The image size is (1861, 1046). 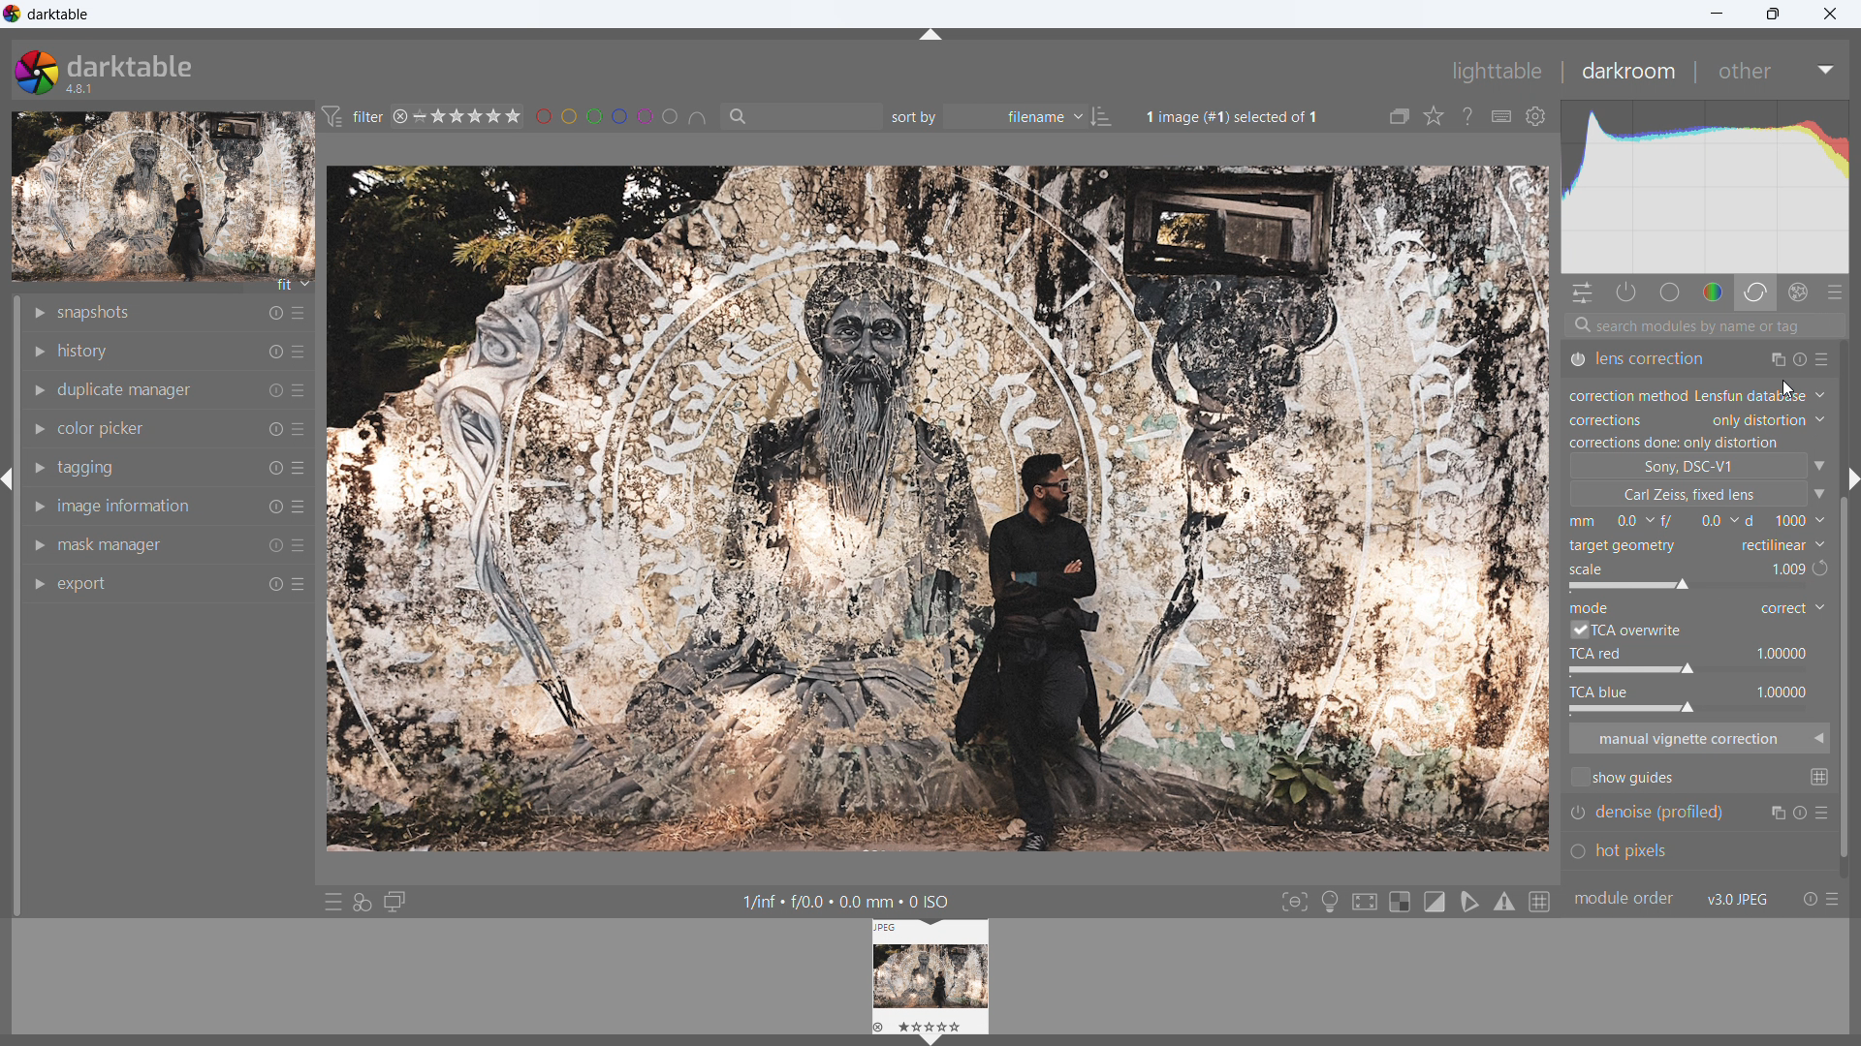 I want to click on toggle softproofing, so click(x=1468, y=903).